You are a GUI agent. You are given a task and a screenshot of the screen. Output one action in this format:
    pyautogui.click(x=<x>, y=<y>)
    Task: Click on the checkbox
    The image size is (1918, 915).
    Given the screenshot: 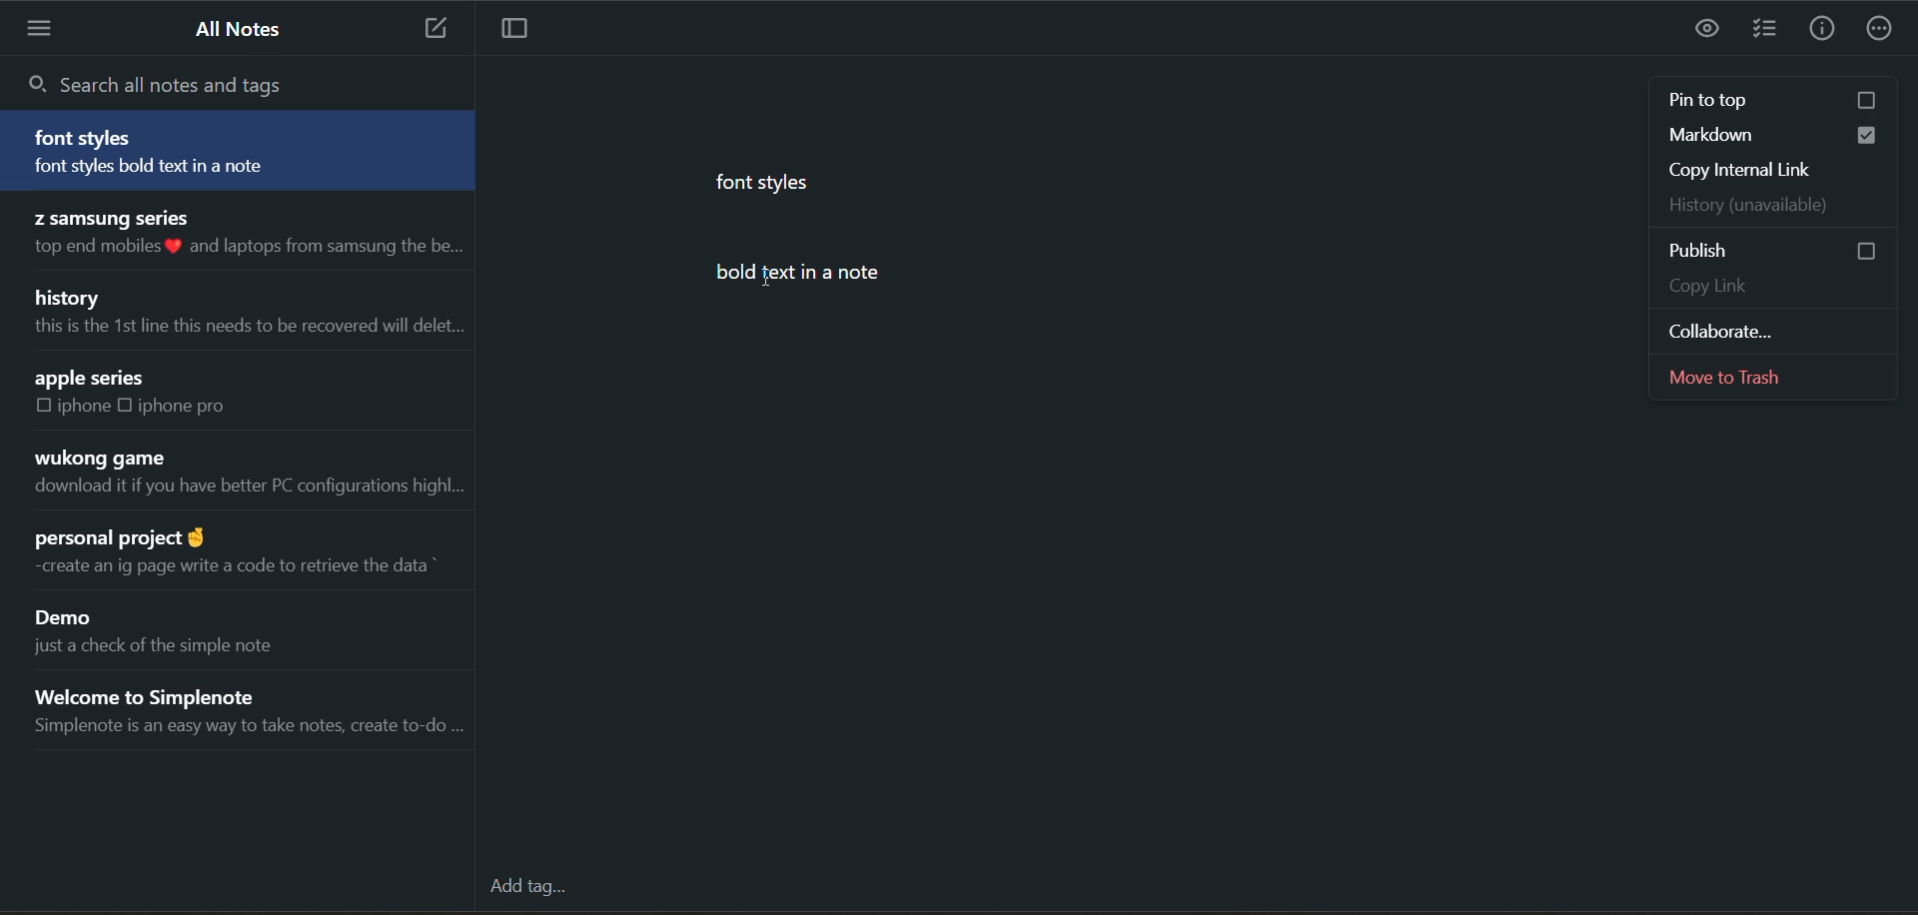 What is the action you would take?
    pyautogui.click(x=44, y=407)
    